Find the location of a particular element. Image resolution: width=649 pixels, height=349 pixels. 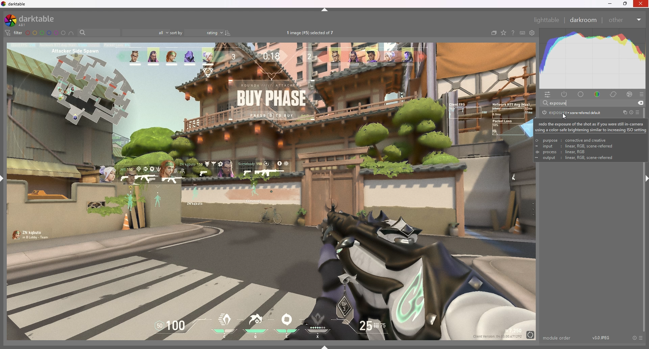

active module is located at coordinates (565, 95).